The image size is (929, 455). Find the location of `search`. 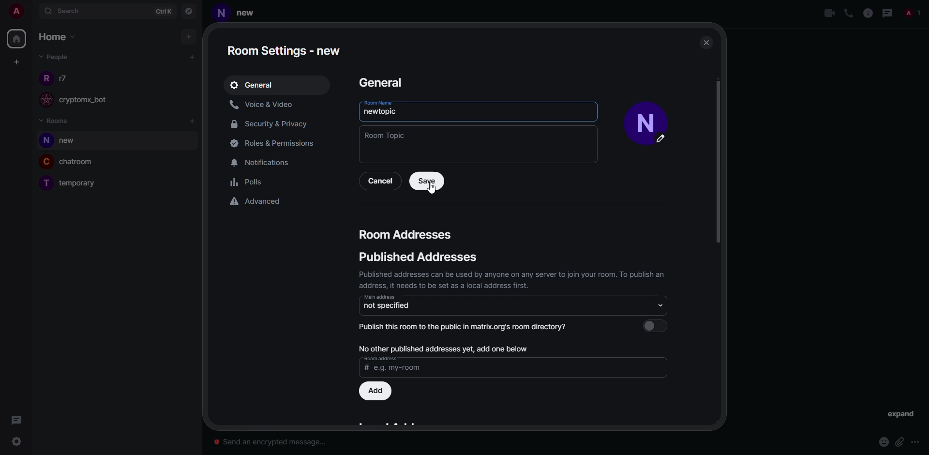

search is located at coordinates (68, 12).